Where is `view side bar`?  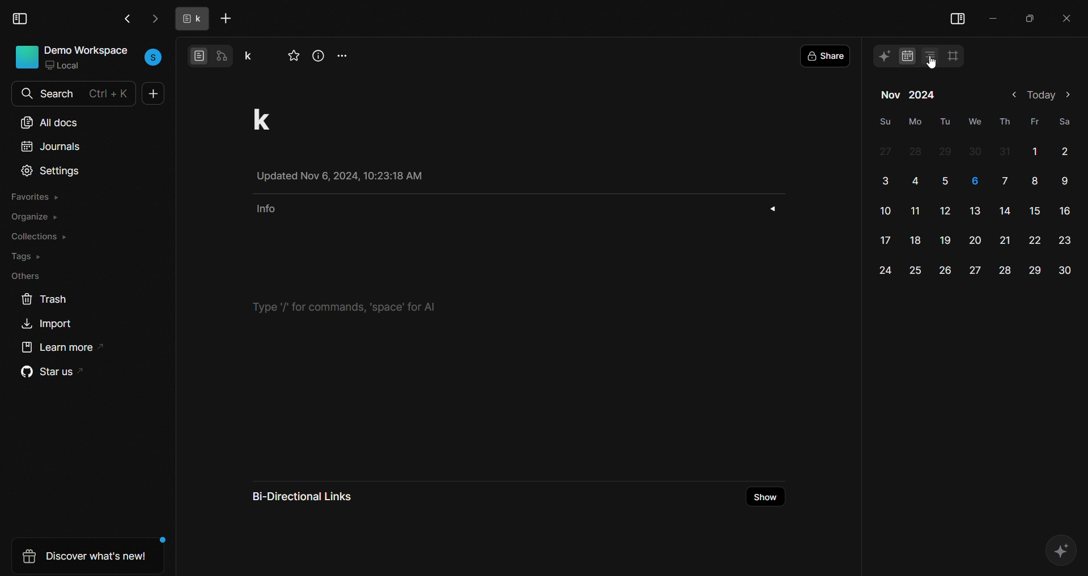 view side bar is located at coordinates (958, 16).